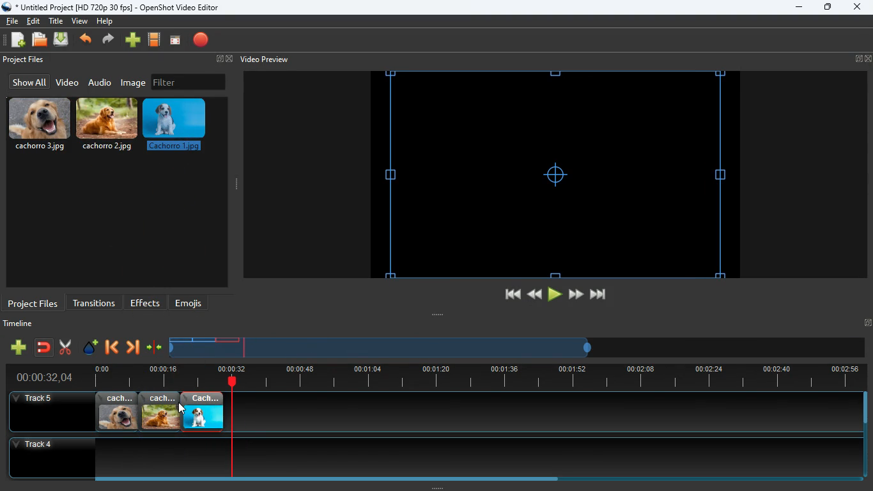 Image resolution: width=873 pixels, height=491 pixels. What do you see at coordinates (110, 40) in the screenshot?
I see `forward` at bounding box center [110, 40].